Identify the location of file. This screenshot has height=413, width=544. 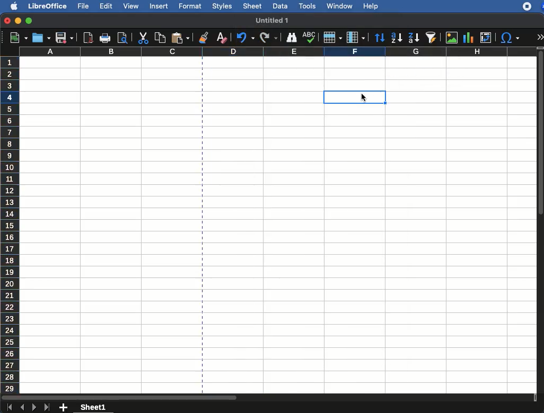
(84, 6).